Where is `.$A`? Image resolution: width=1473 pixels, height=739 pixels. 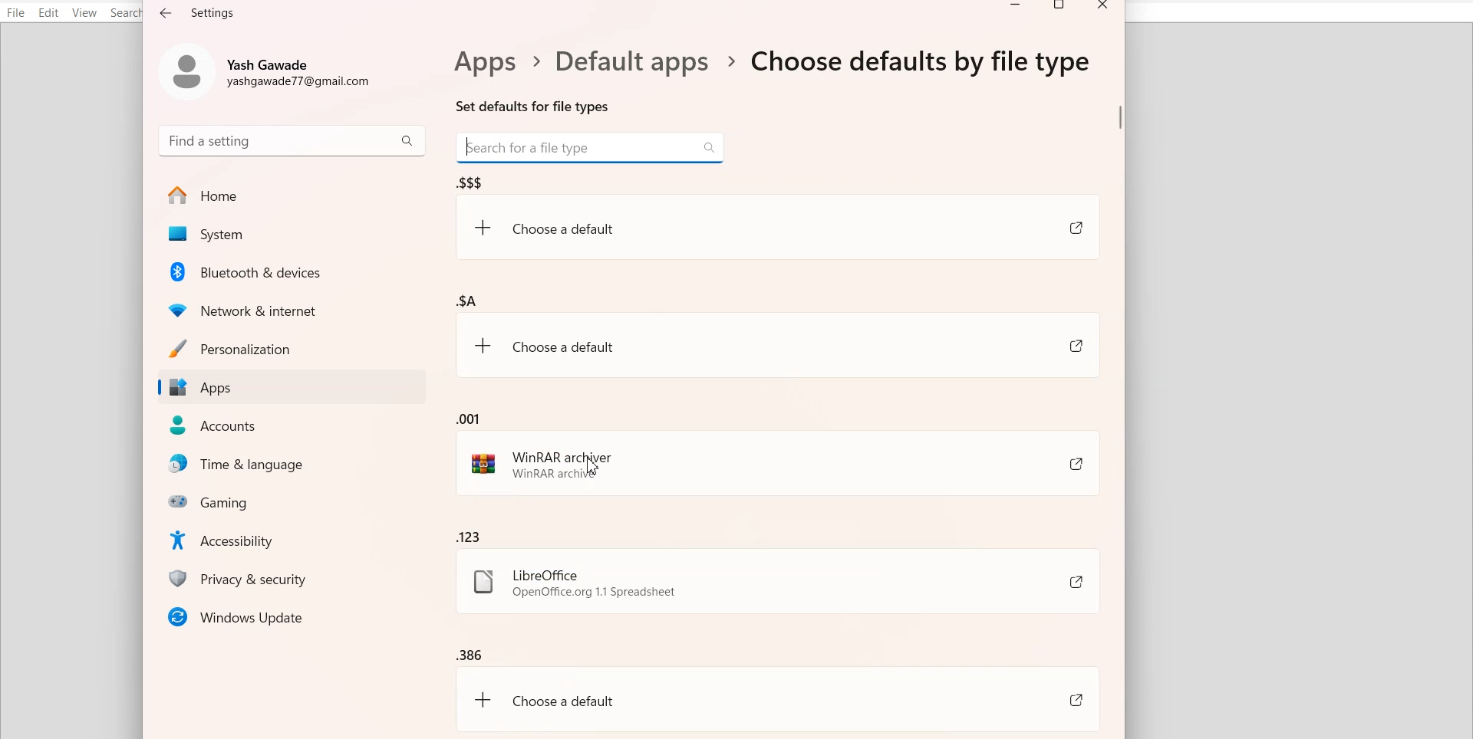 .$A is located at coordinates (776, 335).